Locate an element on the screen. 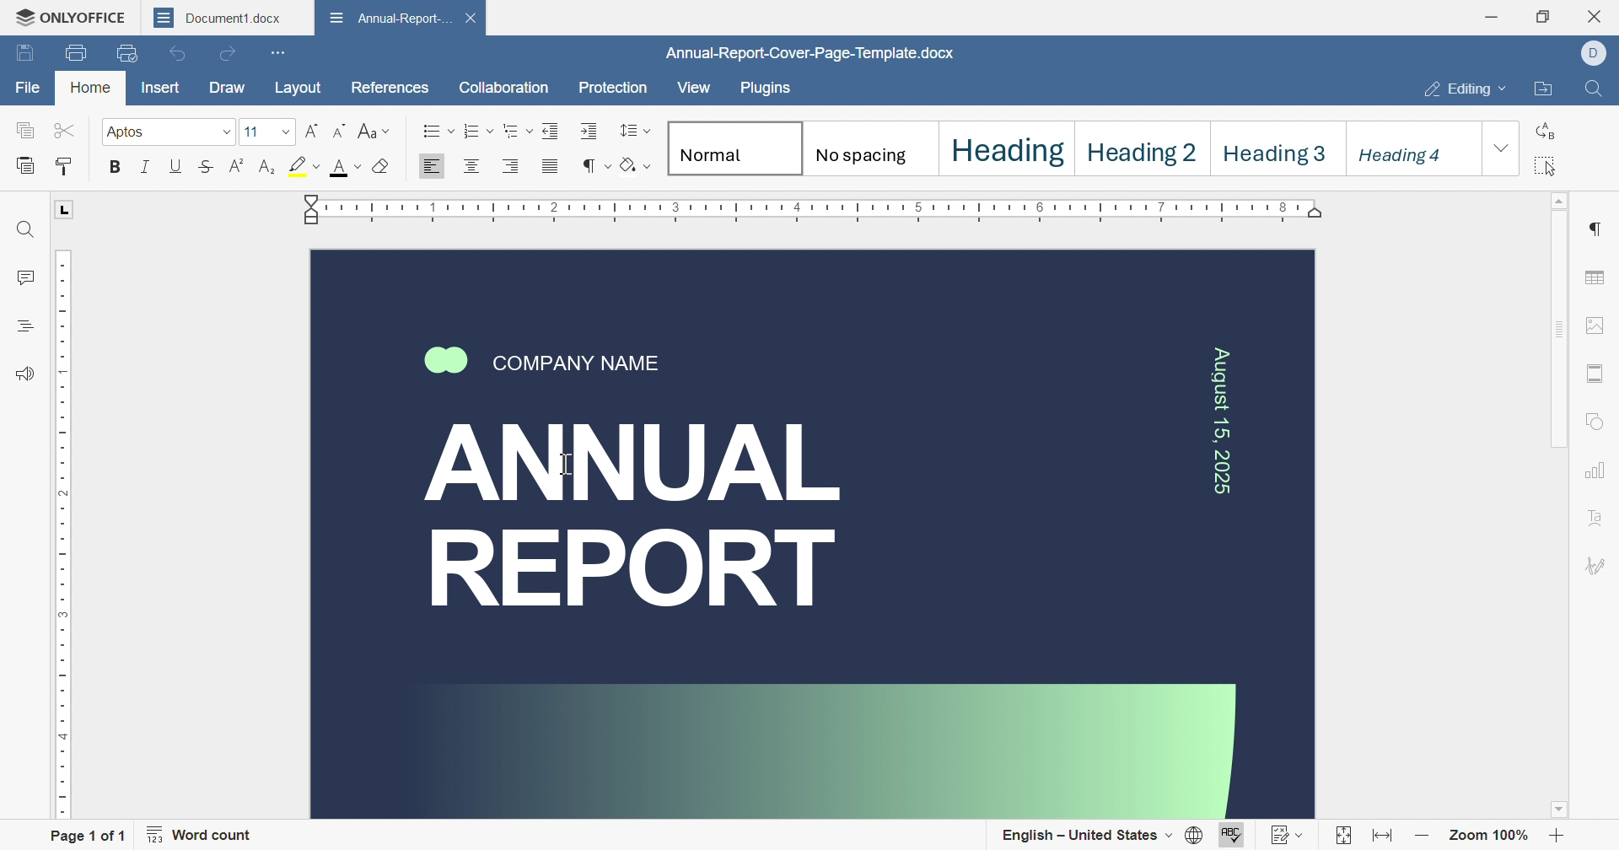 This screenshot has height=850, width=1619. paragraph settings is located at coordinates (1593, 229).